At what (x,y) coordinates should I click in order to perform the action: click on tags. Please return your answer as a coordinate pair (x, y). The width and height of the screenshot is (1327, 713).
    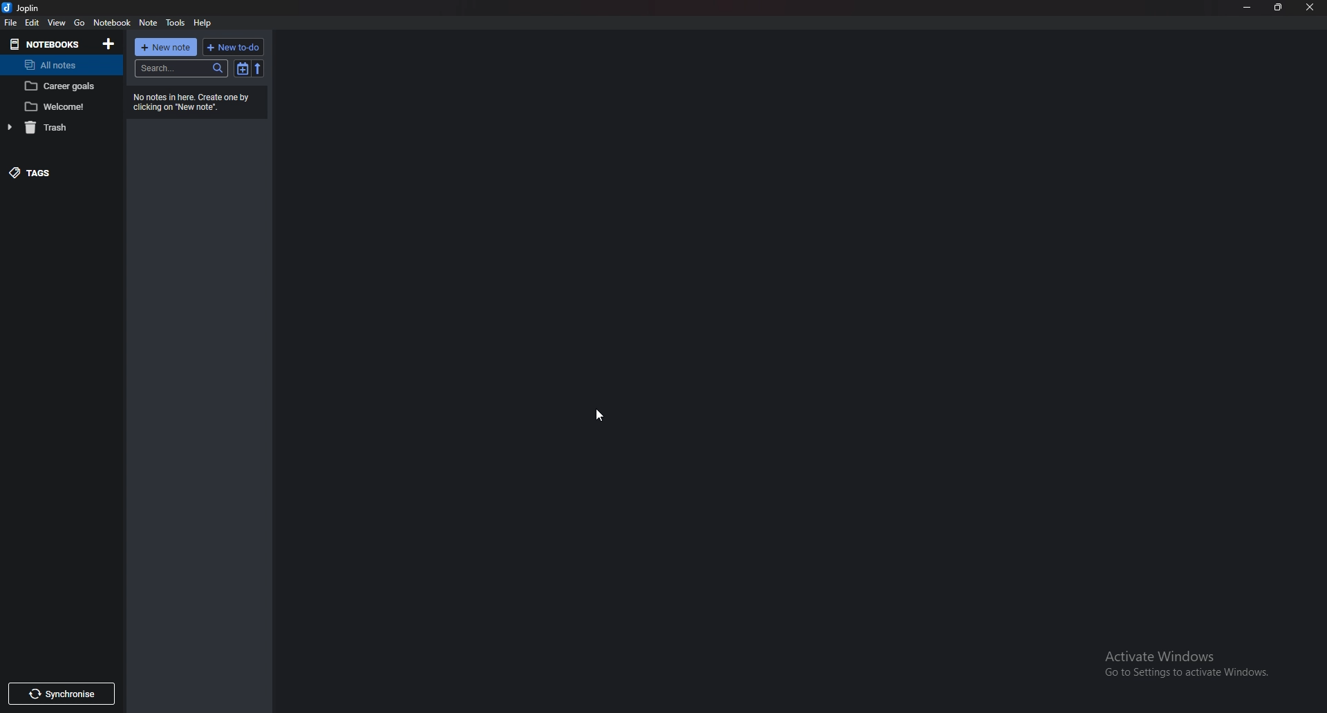
    Looking at the image, I should click on (49, 173).